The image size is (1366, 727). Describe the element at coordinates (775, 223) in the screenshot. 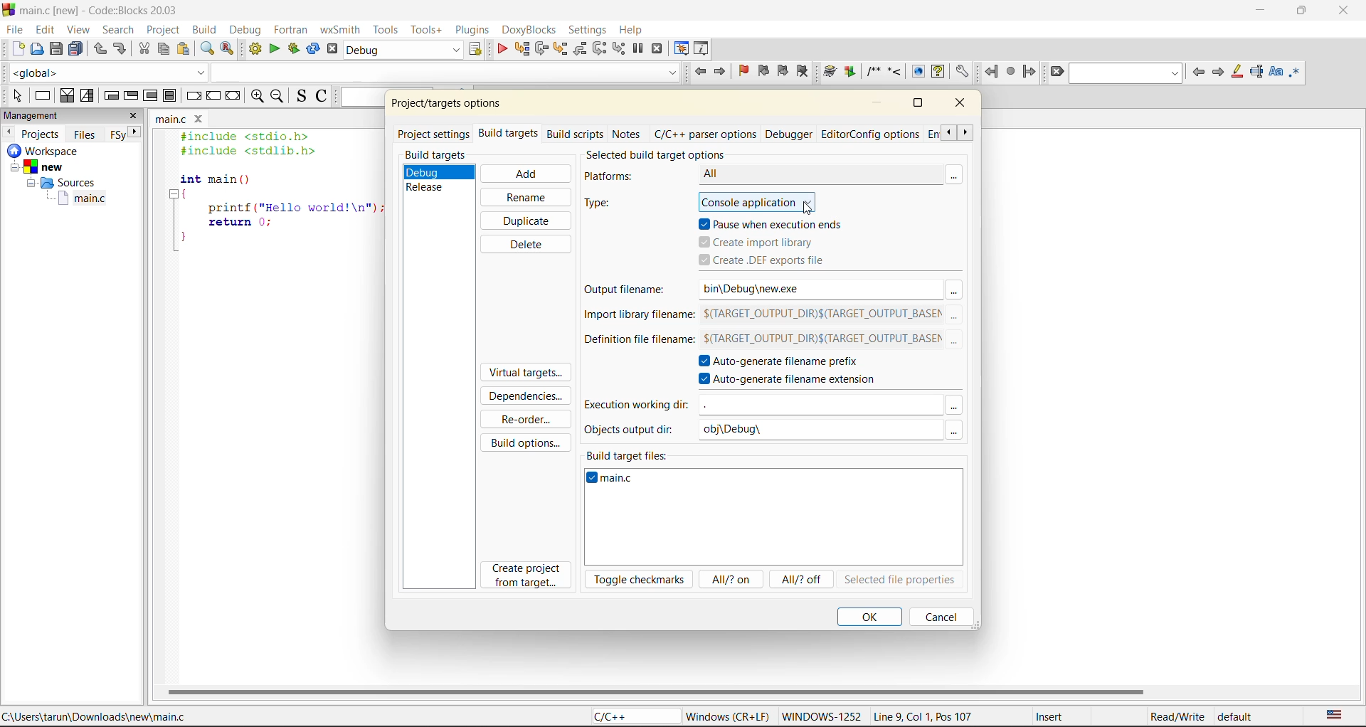

I see `pause when execution ends` at that location.